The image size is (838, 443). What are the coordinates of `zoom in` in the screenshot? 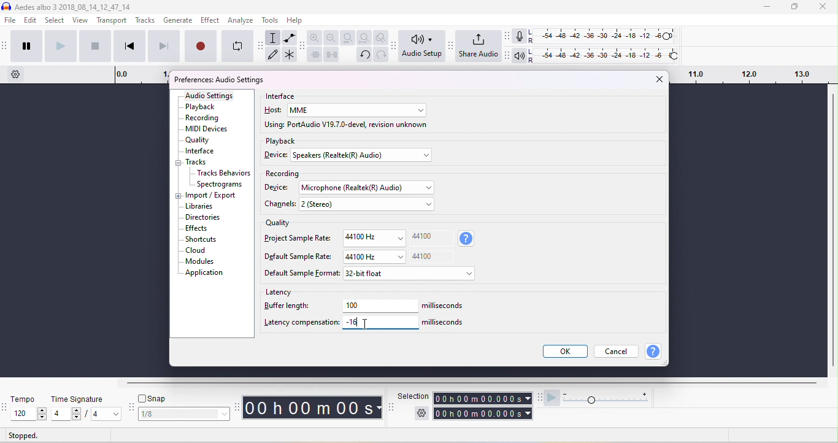 It's located at (315, 37).